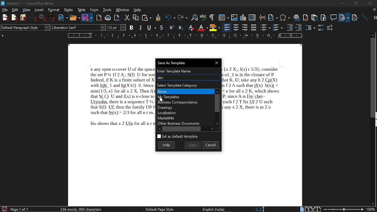  Describe the element at coordinates (254, 27) in the screenshot. I see `justified` at that location.